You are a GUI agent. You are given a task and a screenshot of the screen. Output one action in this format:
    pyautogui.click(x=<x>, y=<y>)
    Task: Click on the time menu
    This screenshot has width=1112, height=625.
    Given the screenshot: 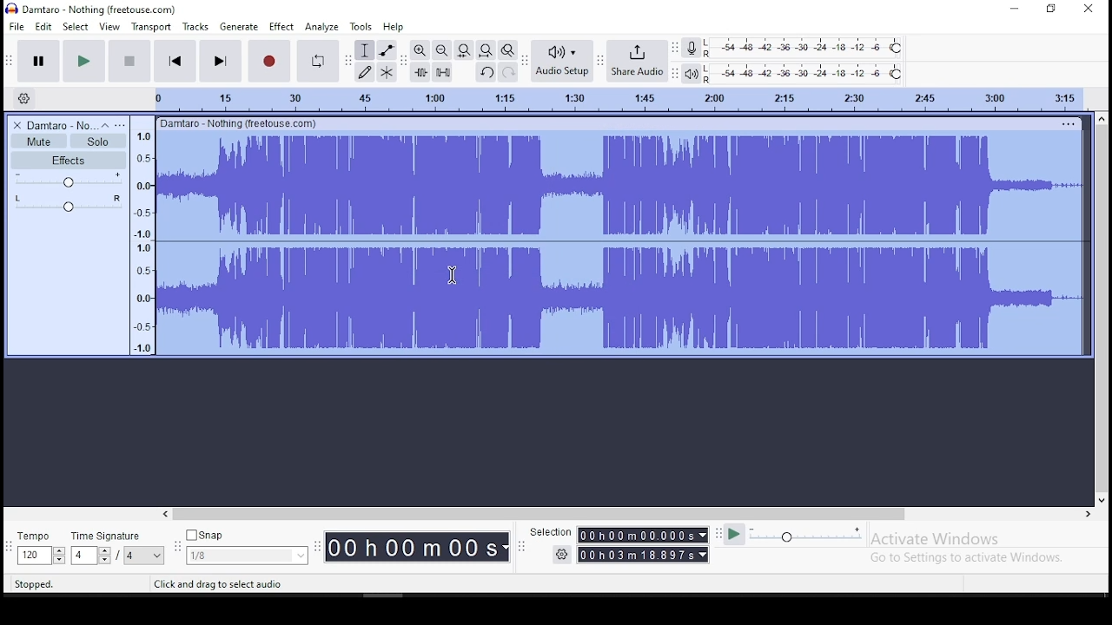 What is the action you would take?
    pyautogui.click(x=644, y=536)
    